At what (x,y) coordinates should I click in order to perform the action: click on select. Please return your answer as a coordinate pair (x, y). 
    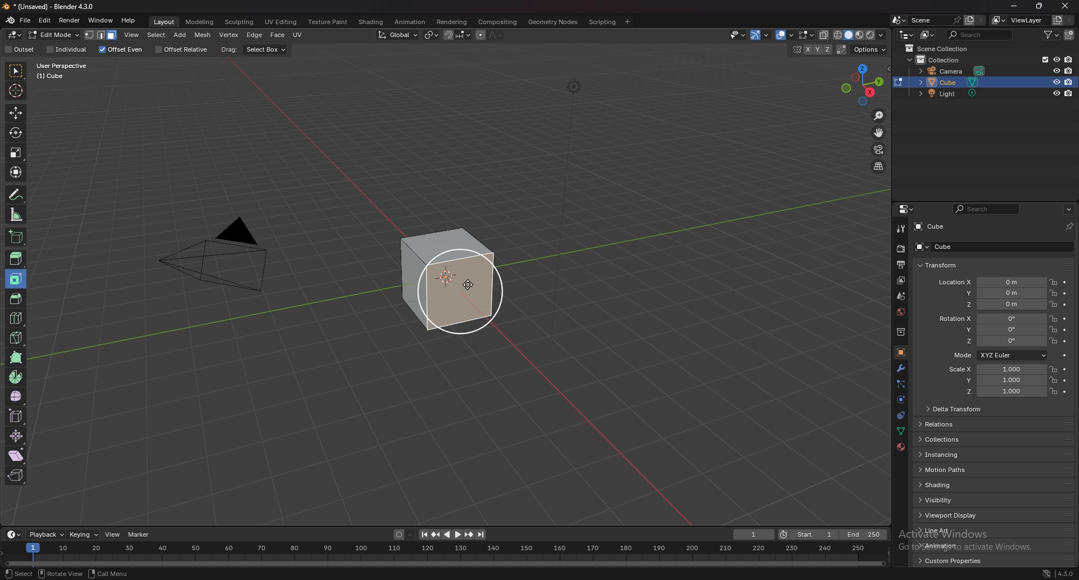
    Looking at the image, I should click on (156, 35).